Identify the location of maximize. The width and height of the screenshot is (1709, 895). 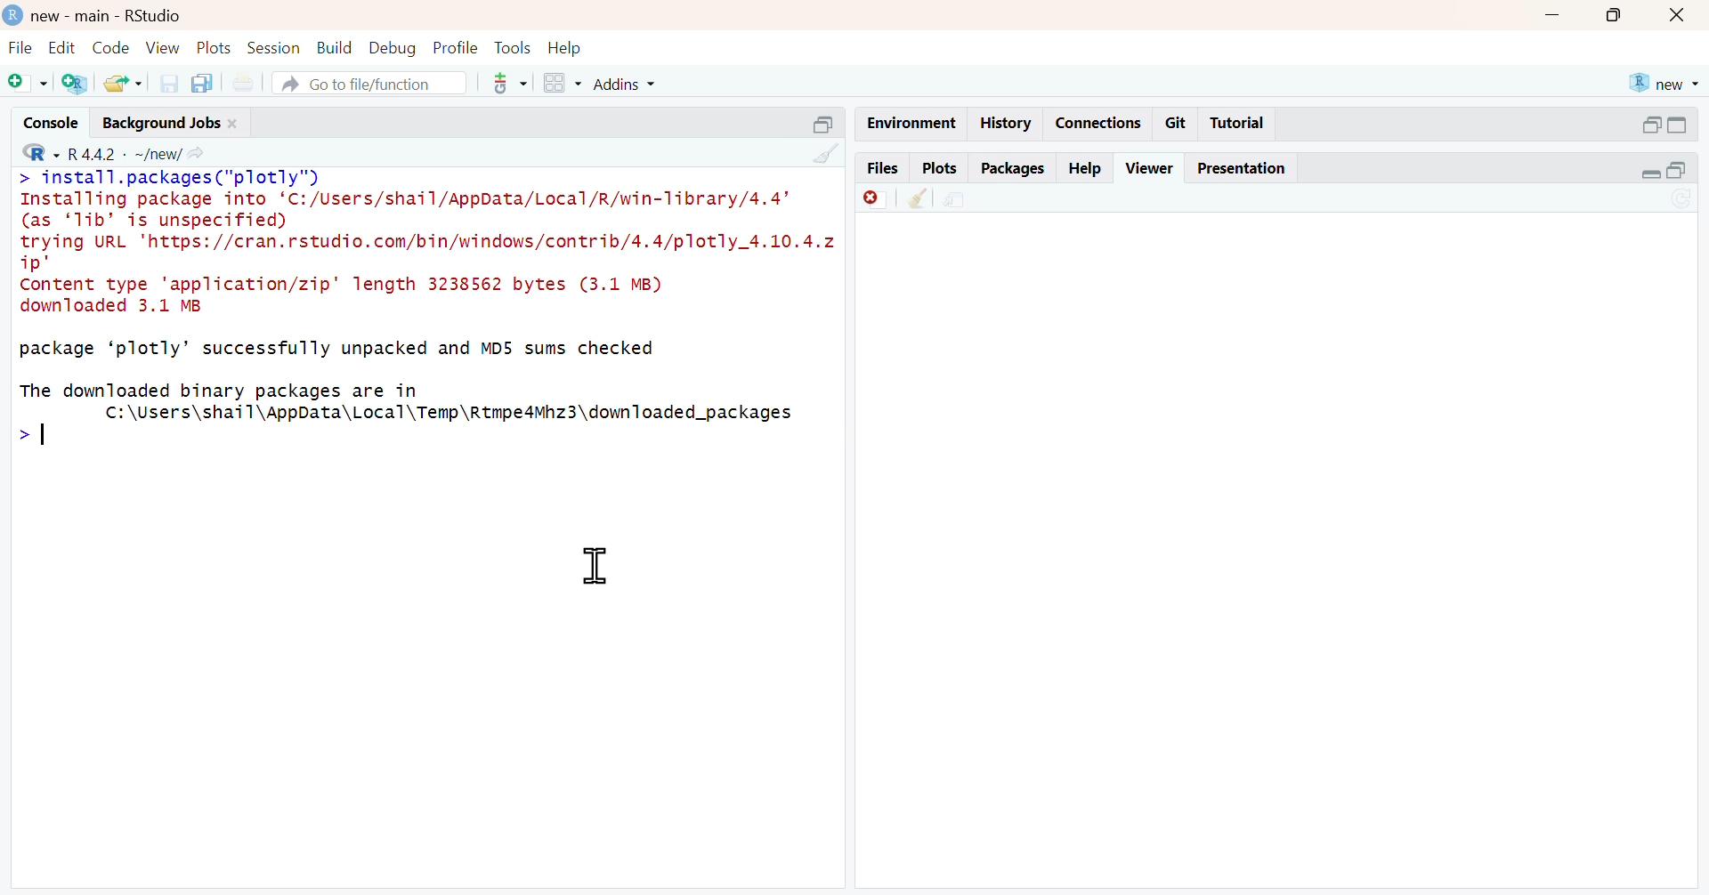
(1689, 125).